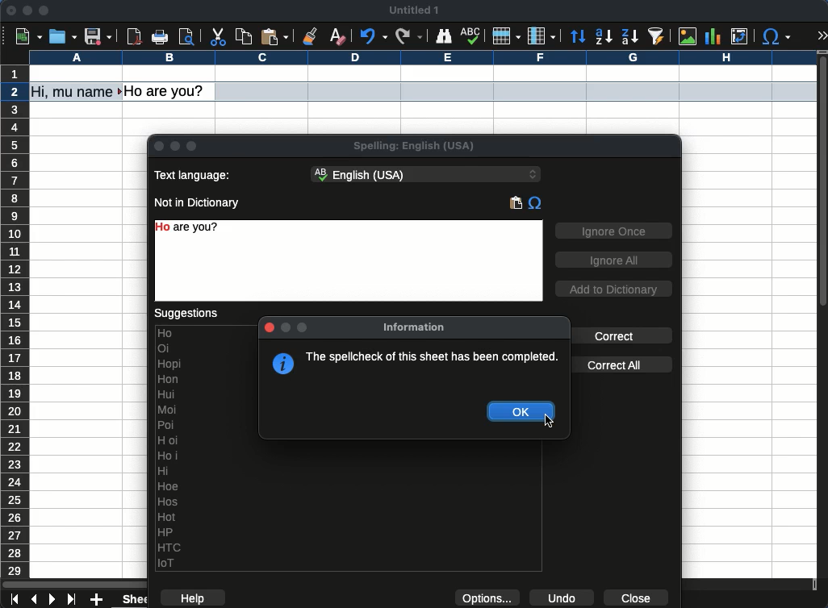 The height and width of the screenshot is (608, 828). What do you see at coordinates (194, 598) in the screenshot?
I see `help` at bounding box center [194, 598].